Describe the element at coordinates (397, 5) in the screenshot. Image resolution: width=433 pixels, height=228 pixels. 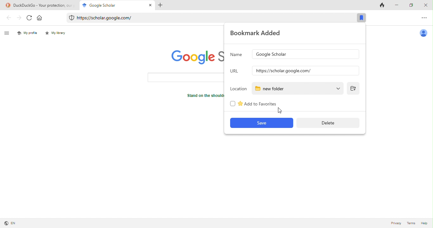
I see `minimize` at that location.